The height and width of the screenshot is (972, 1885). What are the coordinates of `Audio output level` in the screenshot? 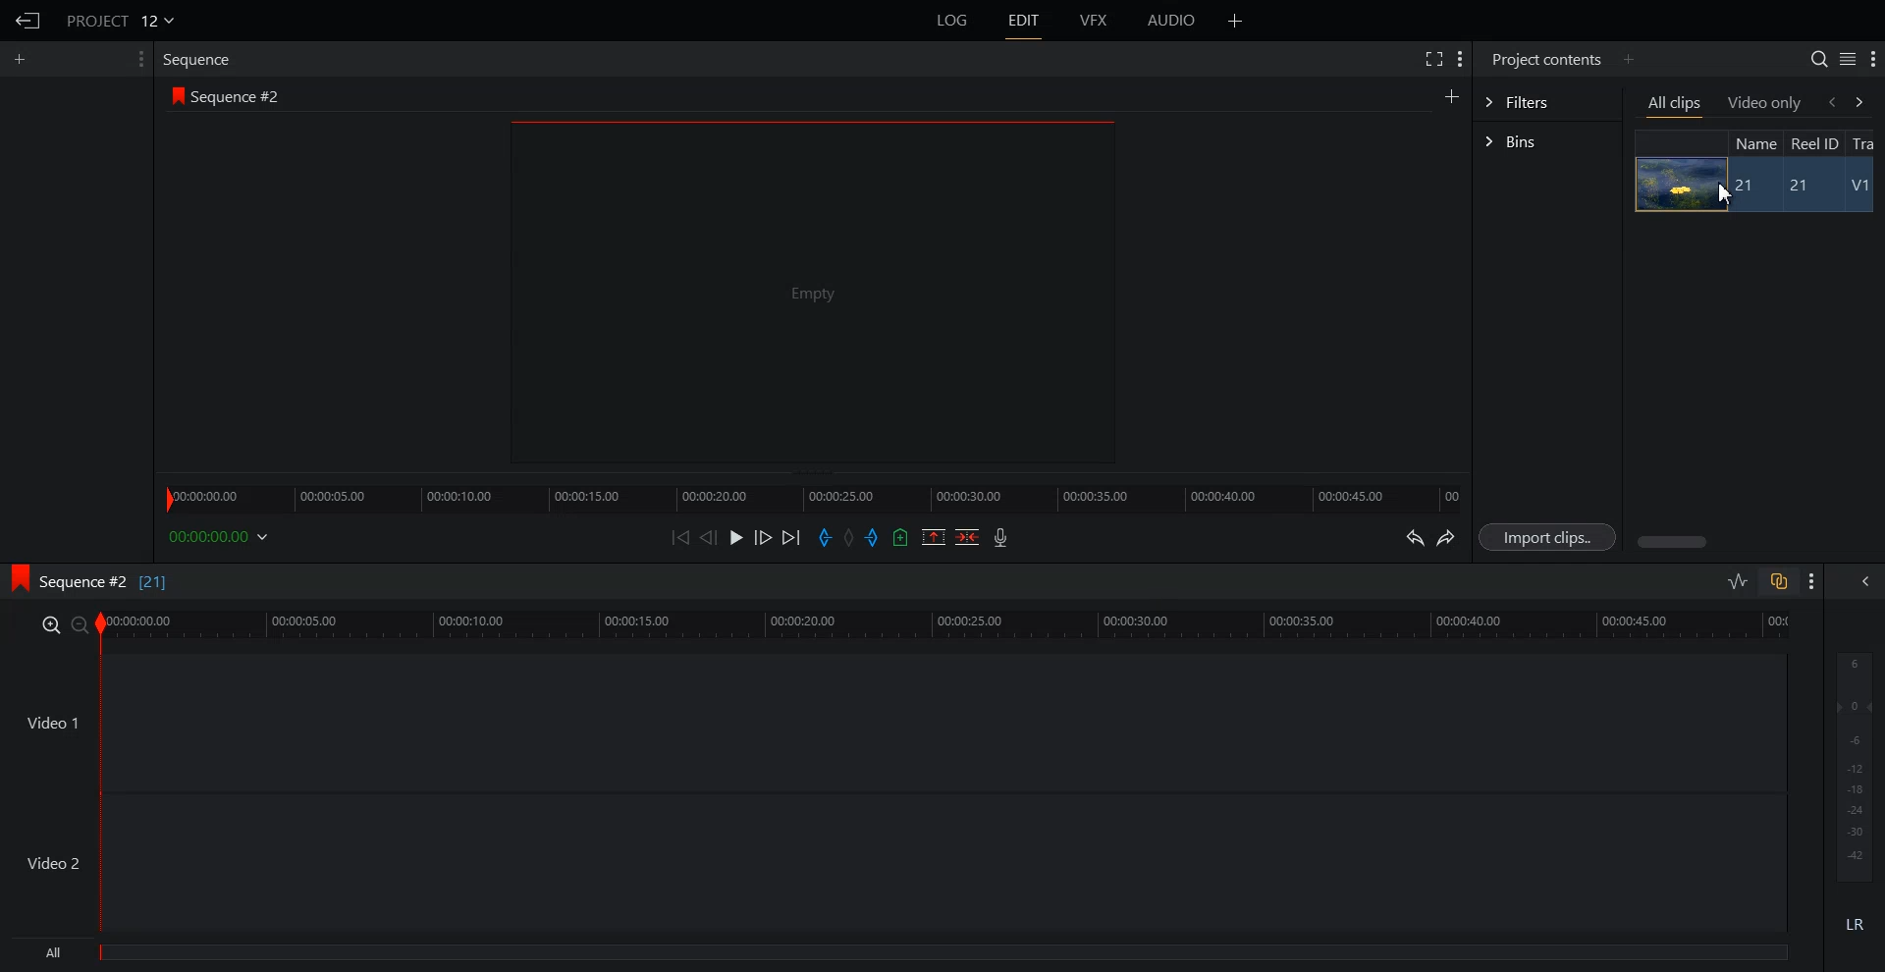 It's located at (1851, 764).